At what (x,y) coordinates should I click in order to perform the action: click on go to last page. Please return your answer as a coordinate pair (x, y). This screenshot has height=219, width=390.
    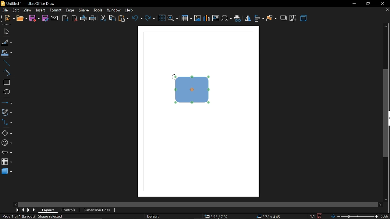
    Looking at the image, I should click on (35, 210).